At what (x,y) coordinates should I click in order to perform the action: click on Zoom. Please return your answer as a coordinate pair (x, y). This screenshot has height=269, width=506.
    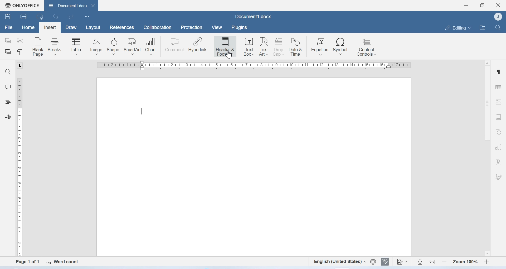
    Looking at the image, I should click on (465, 261).